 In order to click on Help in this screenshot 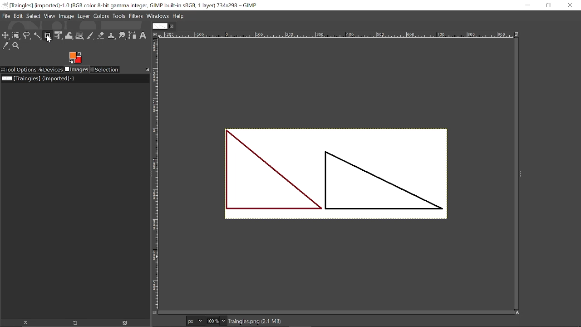, I will do `click(178, 16)`.